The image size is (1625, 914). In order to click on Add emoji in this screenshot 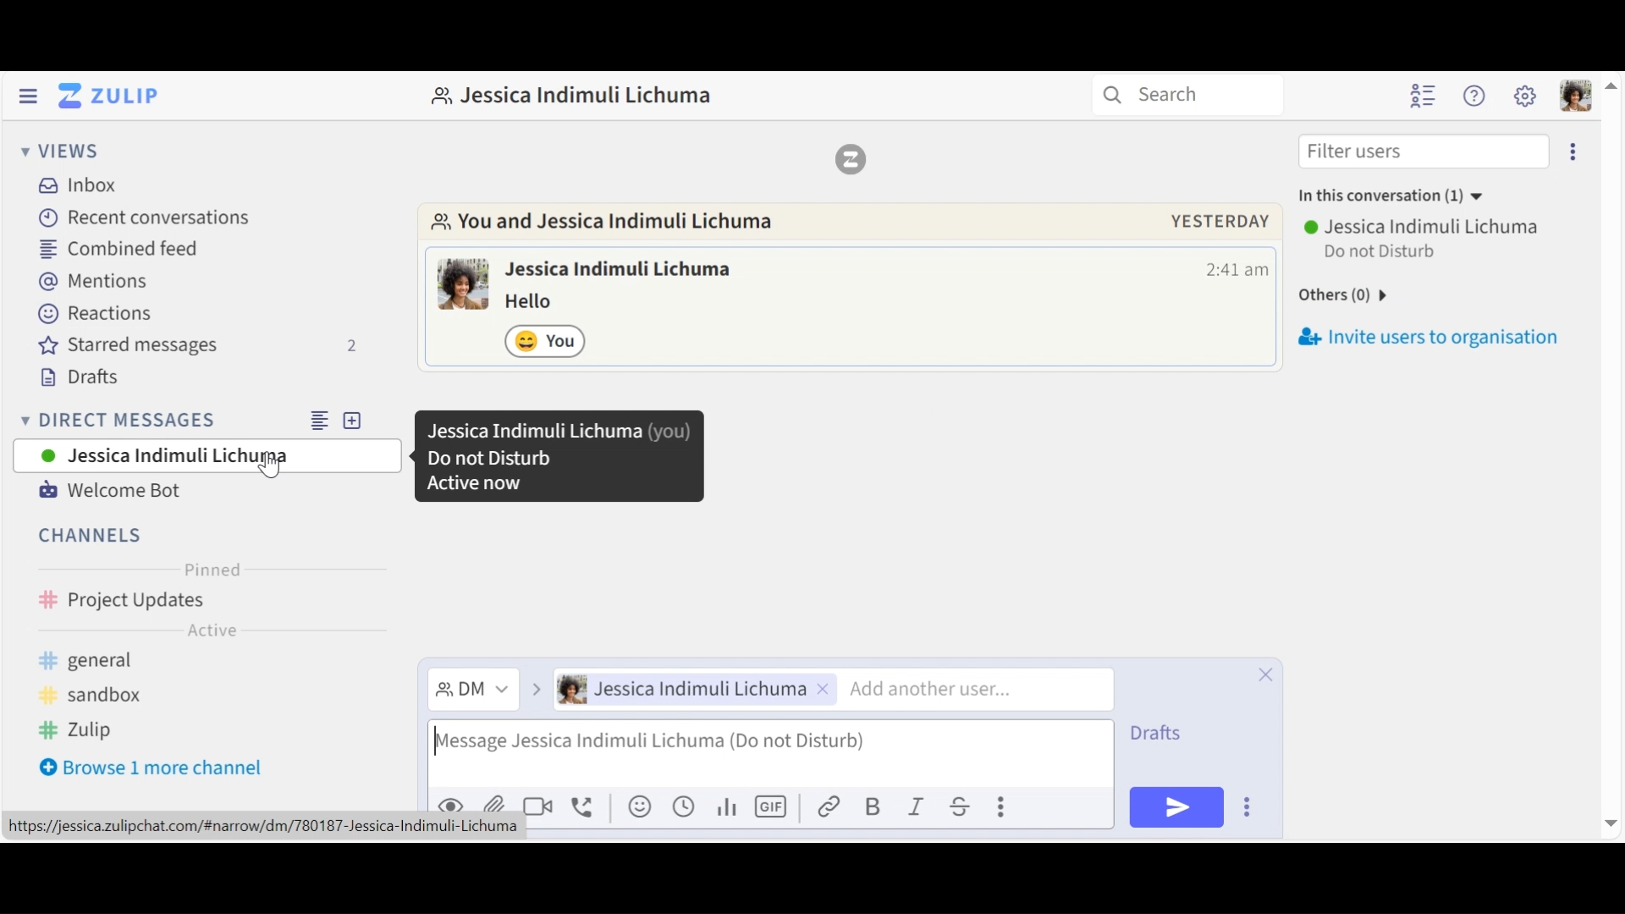, I will do `click(638, 808)`.